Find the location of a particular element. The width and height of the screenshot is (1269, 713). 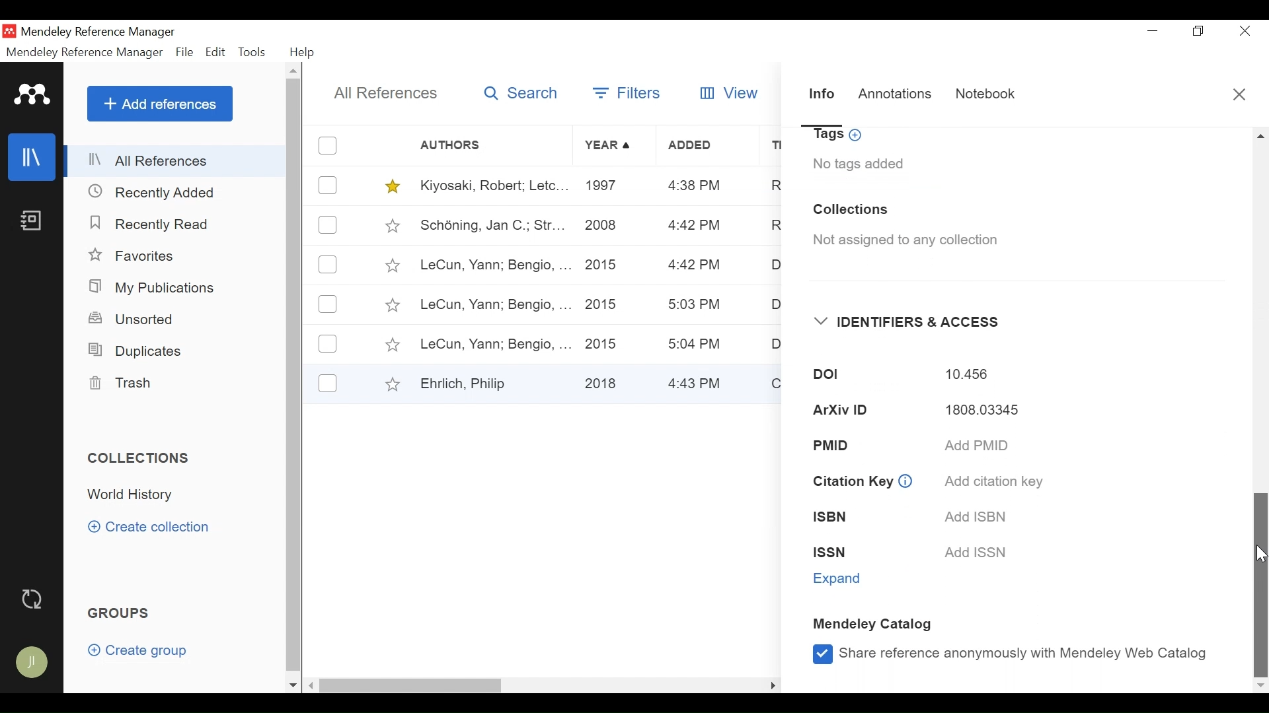

(un)select favorite is located at coordinates (390, 225).